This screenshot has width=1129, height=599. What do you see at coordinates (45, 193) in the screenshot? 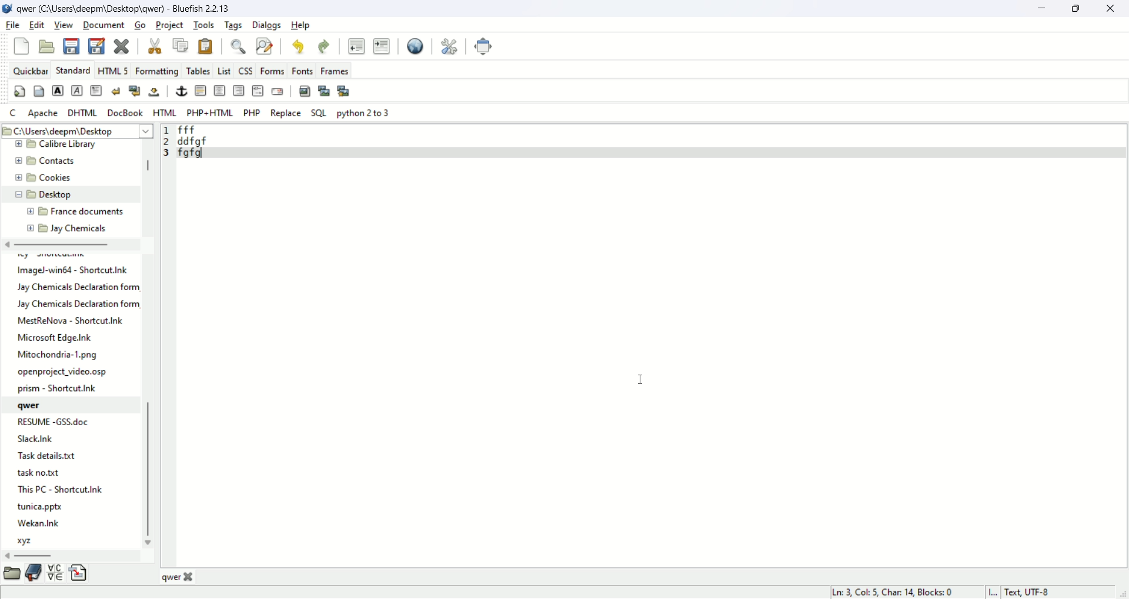
I see `desktop` at bounding box center [45, 193].